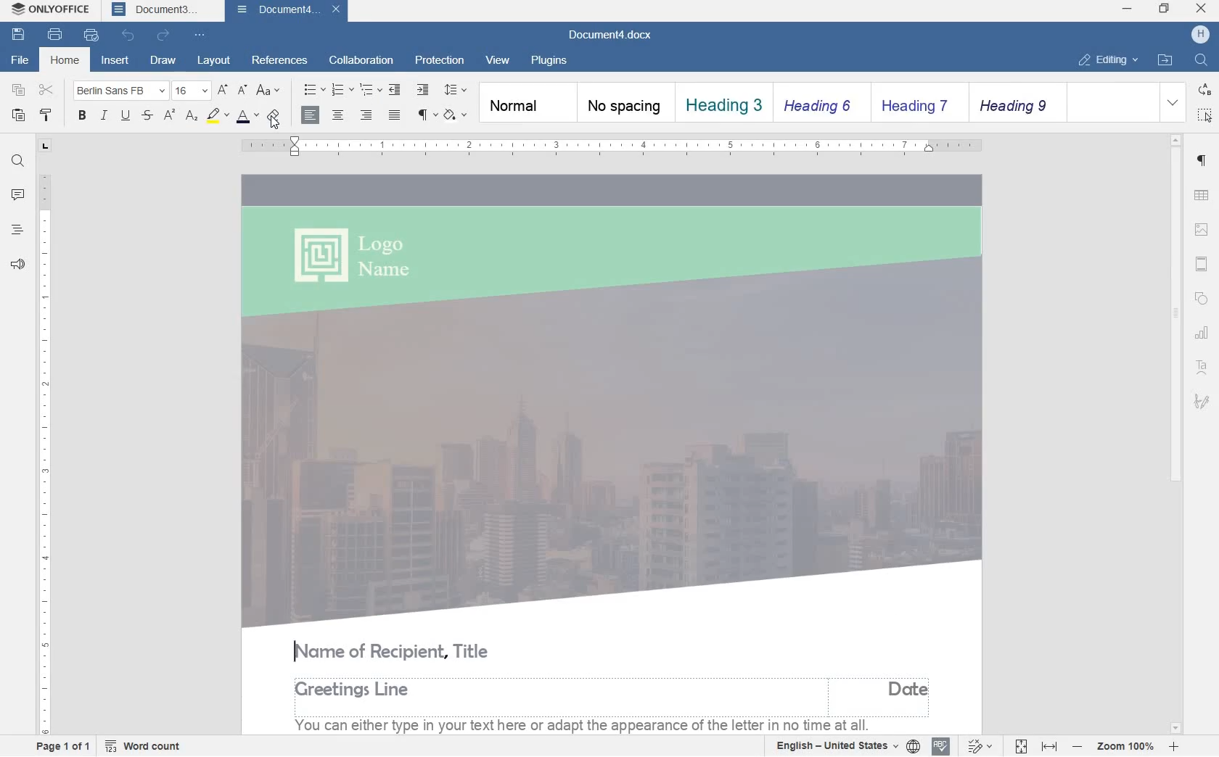  I want to click on ruler, so click(46, 452).